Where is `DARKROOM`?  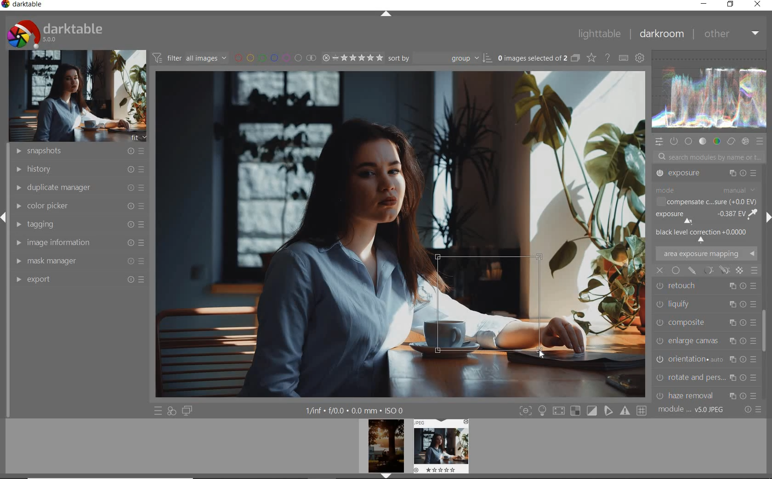
DARKROOM is located at coordinates (663, 33).